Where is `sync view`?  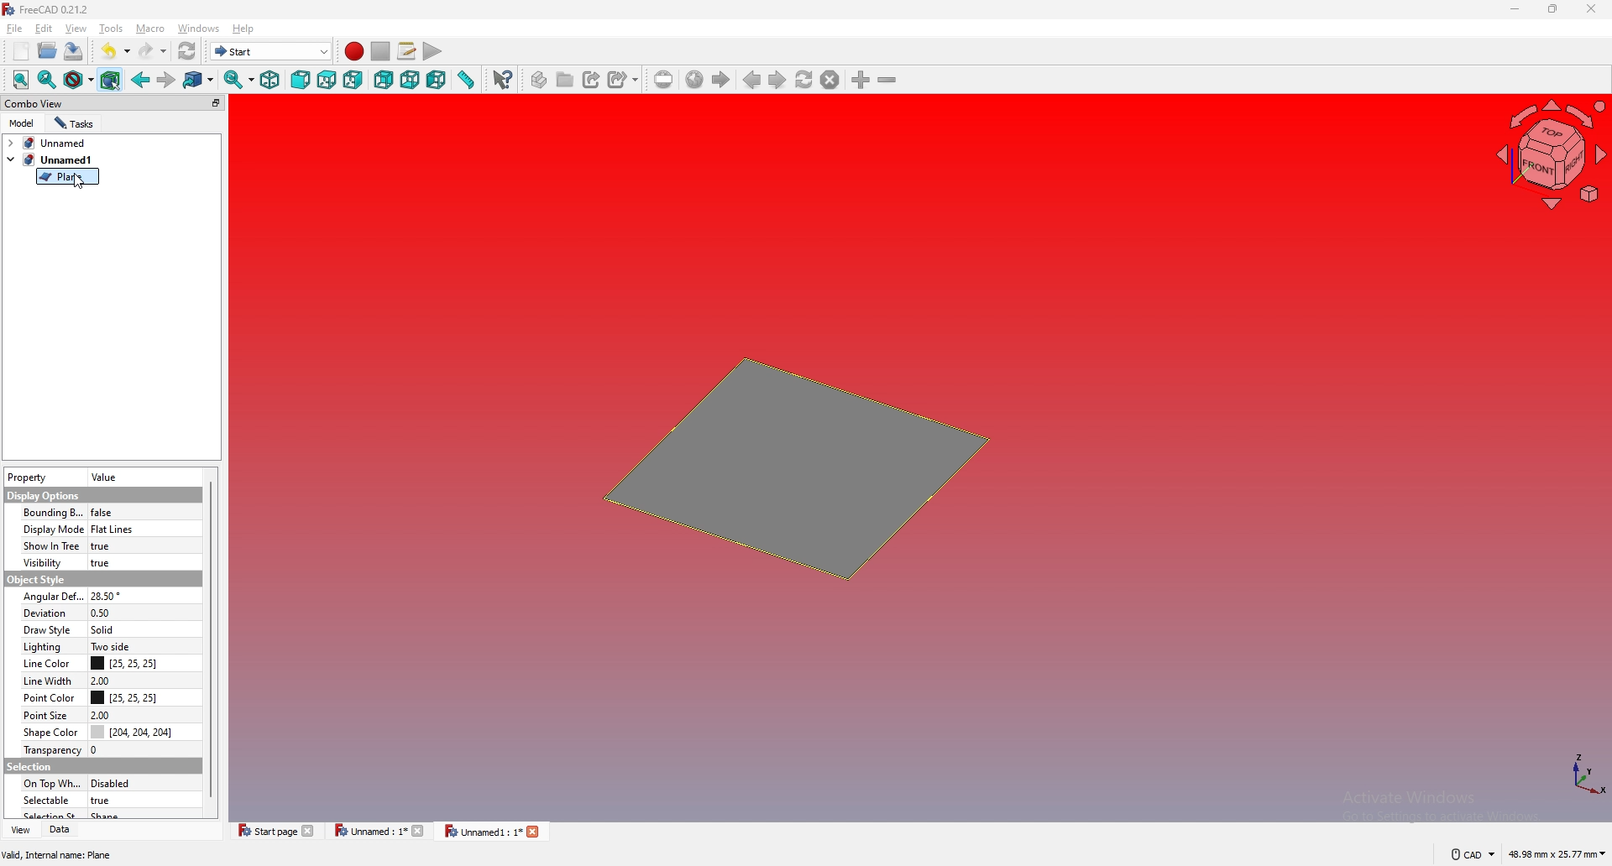 sync view is located at coordinates (238, 79).